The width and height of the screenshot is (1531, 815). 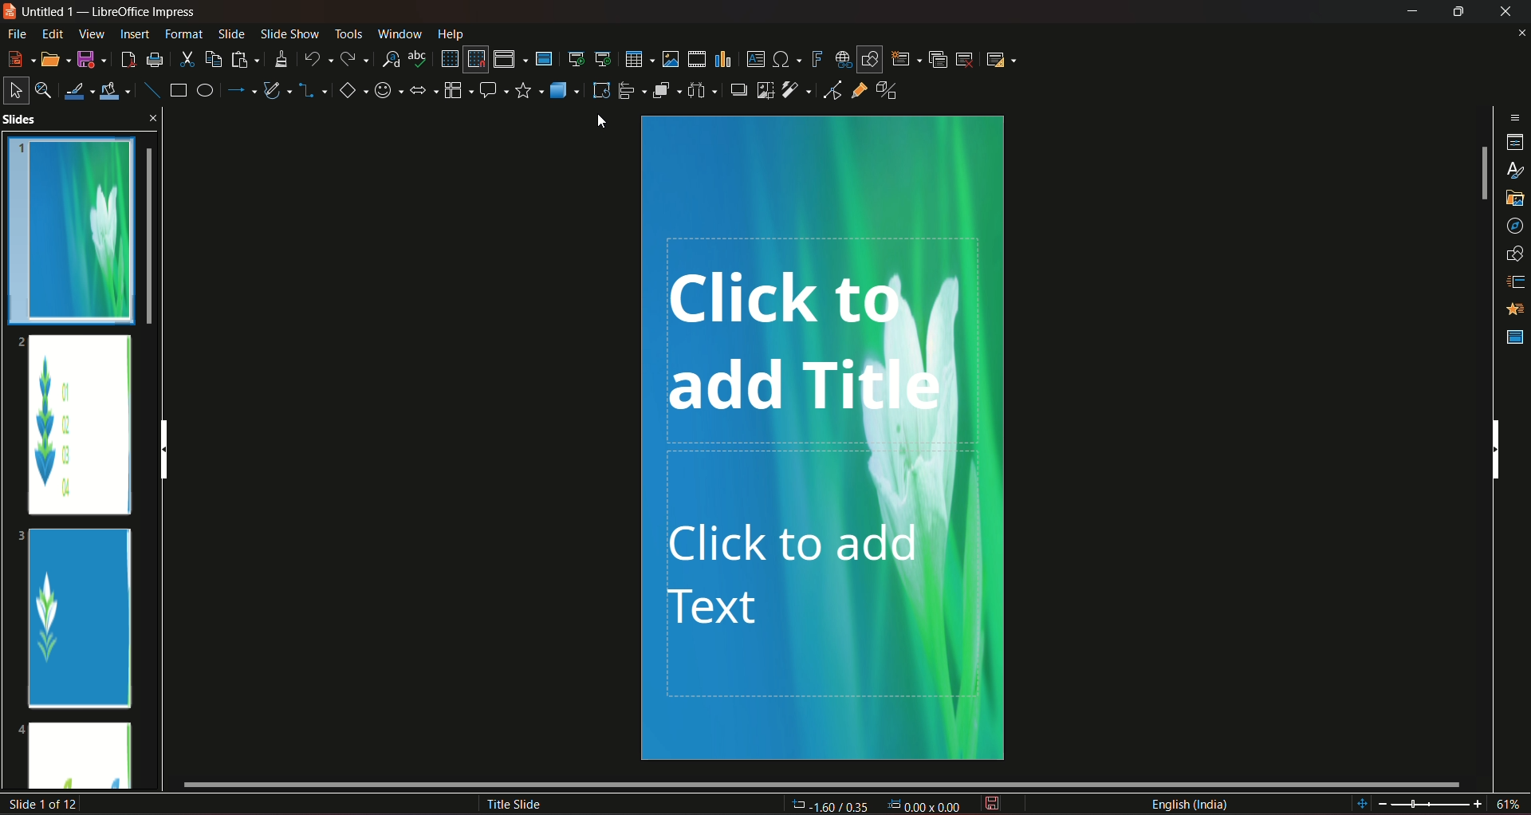 I want to click on copy , so click(x=212, y=57).